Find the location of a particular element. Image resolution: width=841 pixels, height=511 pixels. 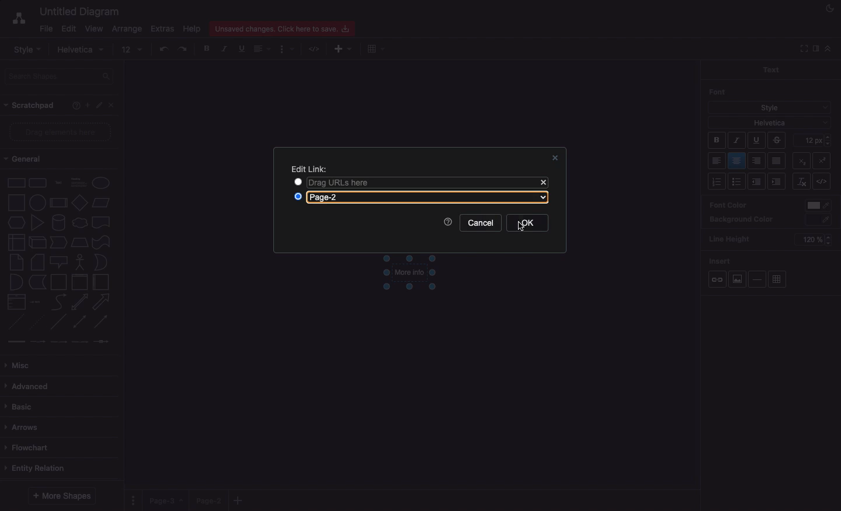

callout is located at coordinates (59, 262).